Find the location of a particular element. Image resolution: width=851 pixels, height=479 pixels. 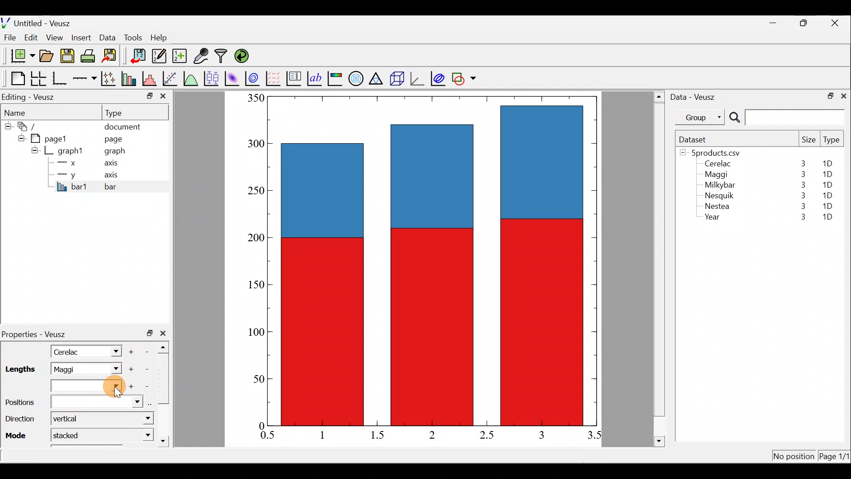

Direction is located at coordinates (20, 420).